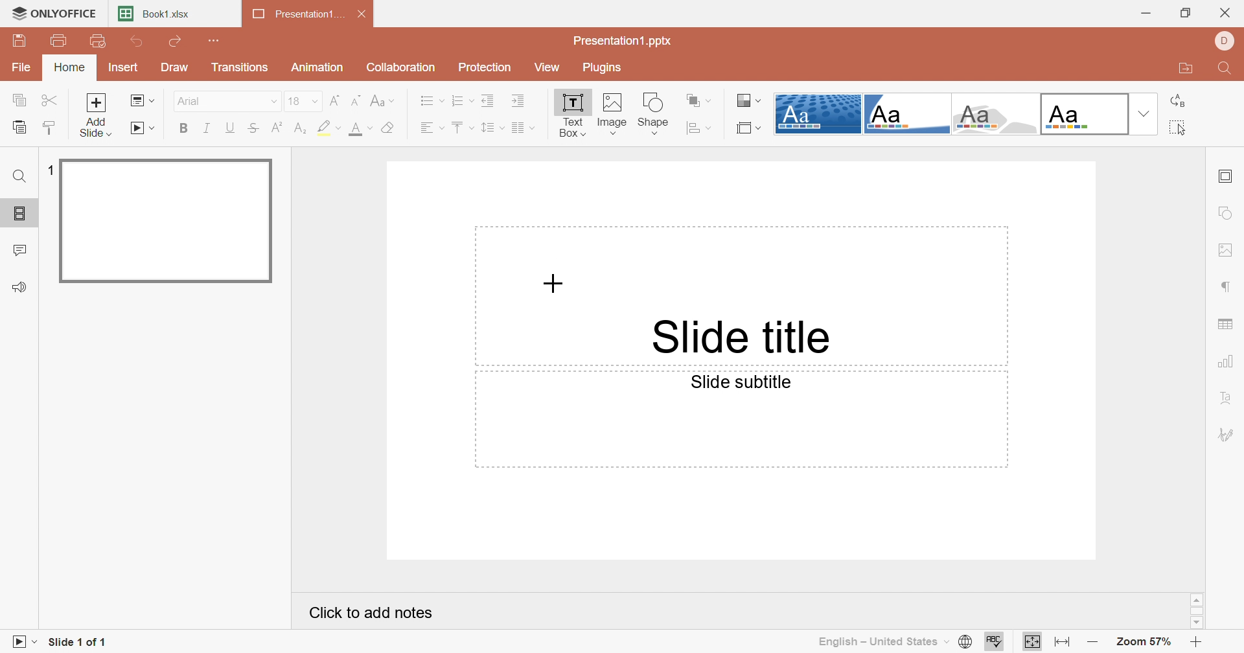  Describe the element at coordinates (209, 128) in the screenshot. I see `Italic` at that location.